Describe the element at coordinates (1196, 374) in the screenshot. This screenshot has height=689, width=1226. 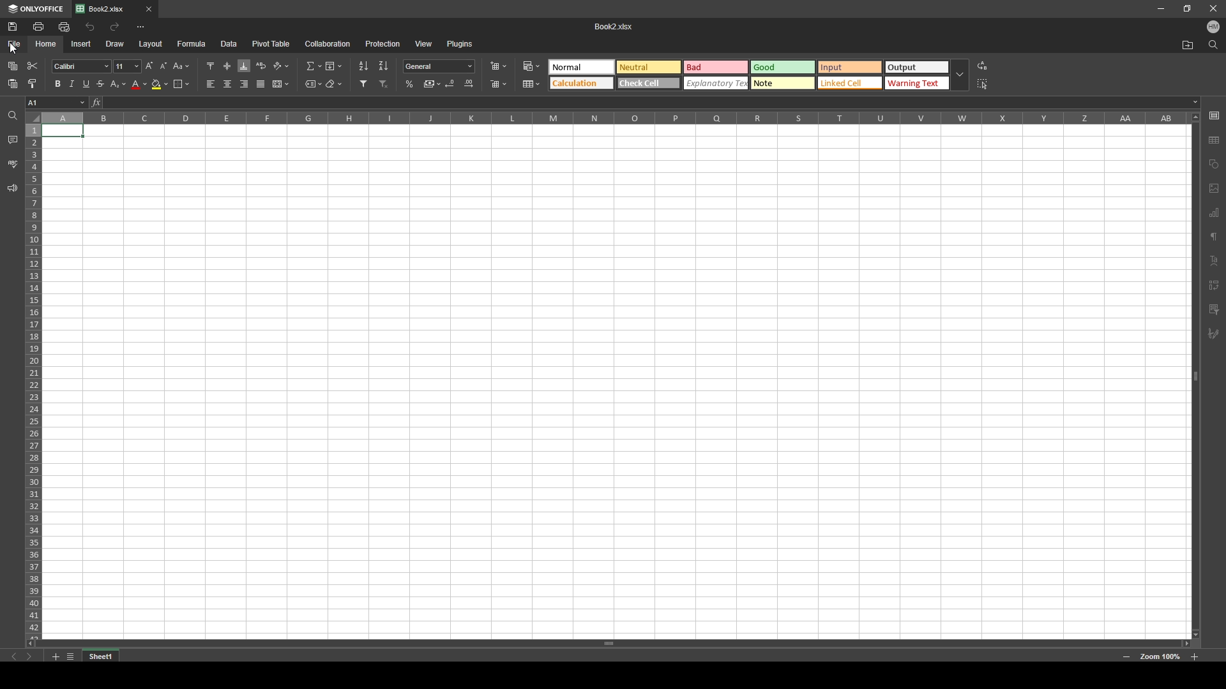
I see `vertical scroll bar` at that location.